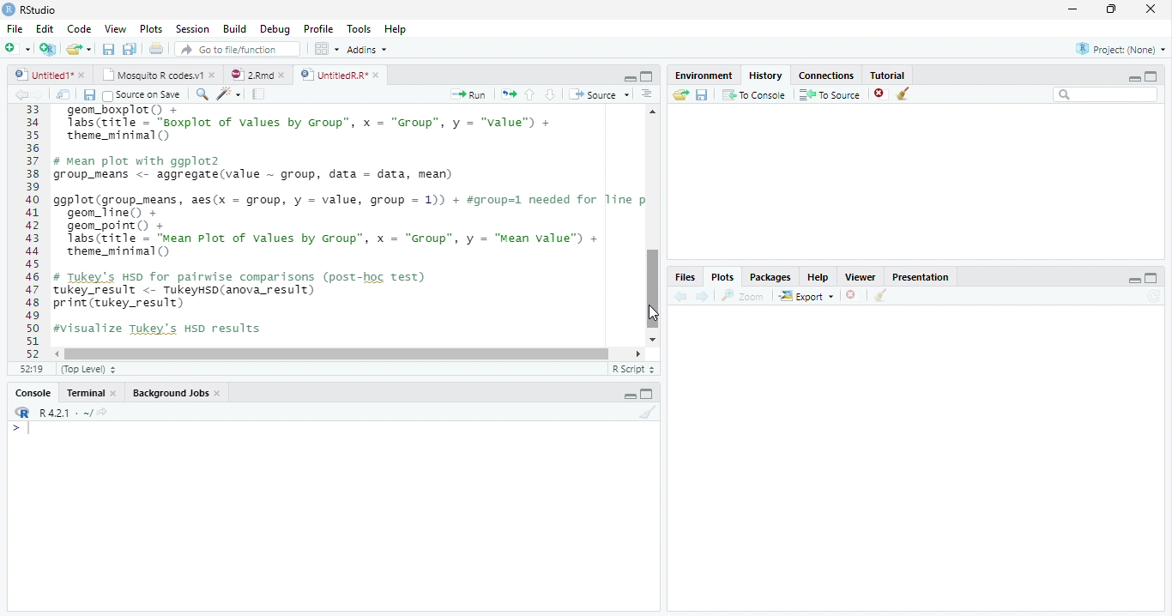 Image resolution: width=1172 pixels, height=616 pixels. What do you see at coordinates (77, 29) in the screenshot?
I see `Code` at bounding box center [77, 29].